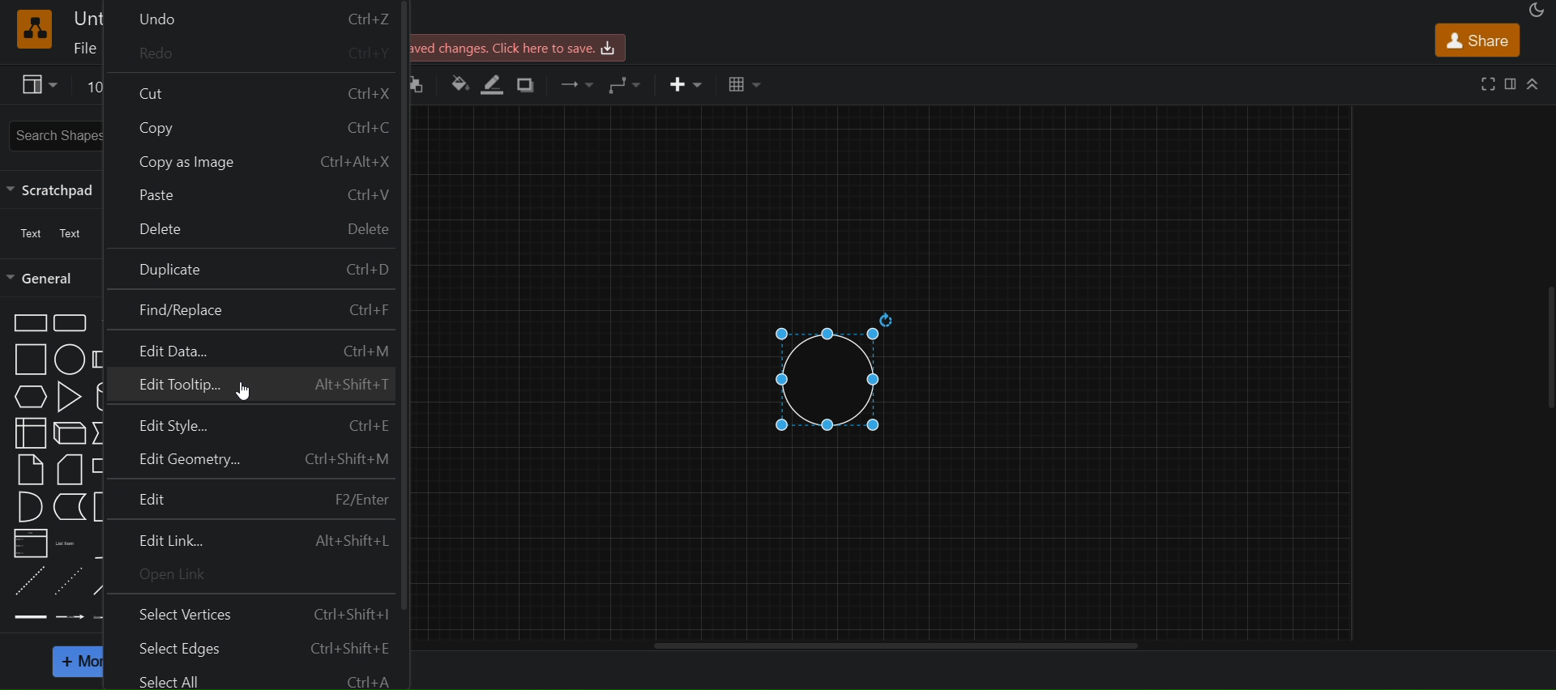  Describe the element at coordinates (494, 84) in the screenshot. I see `line color` at that location.